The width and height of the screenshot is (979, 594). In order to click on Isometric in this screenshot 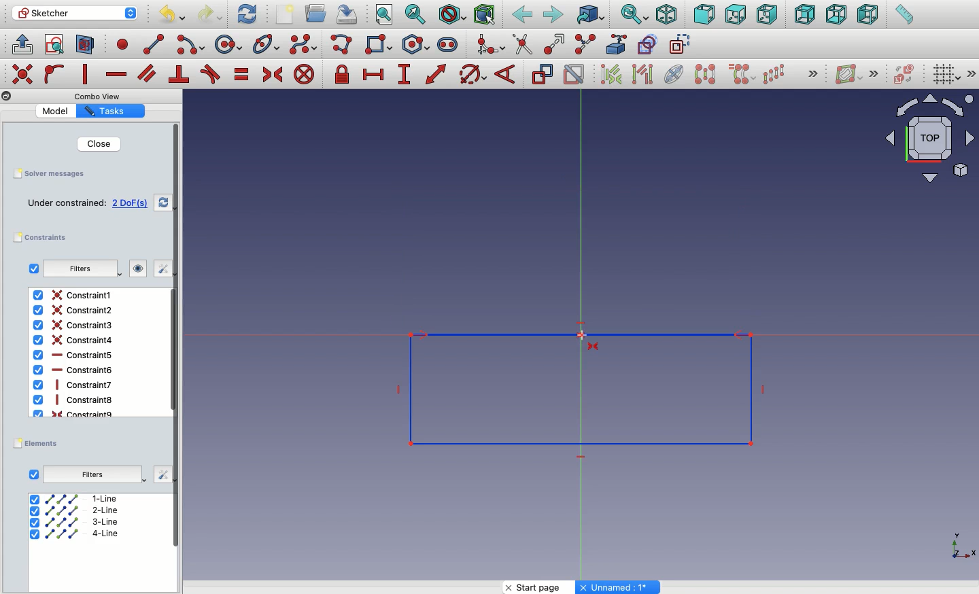, I will do `click(666, 16)`.